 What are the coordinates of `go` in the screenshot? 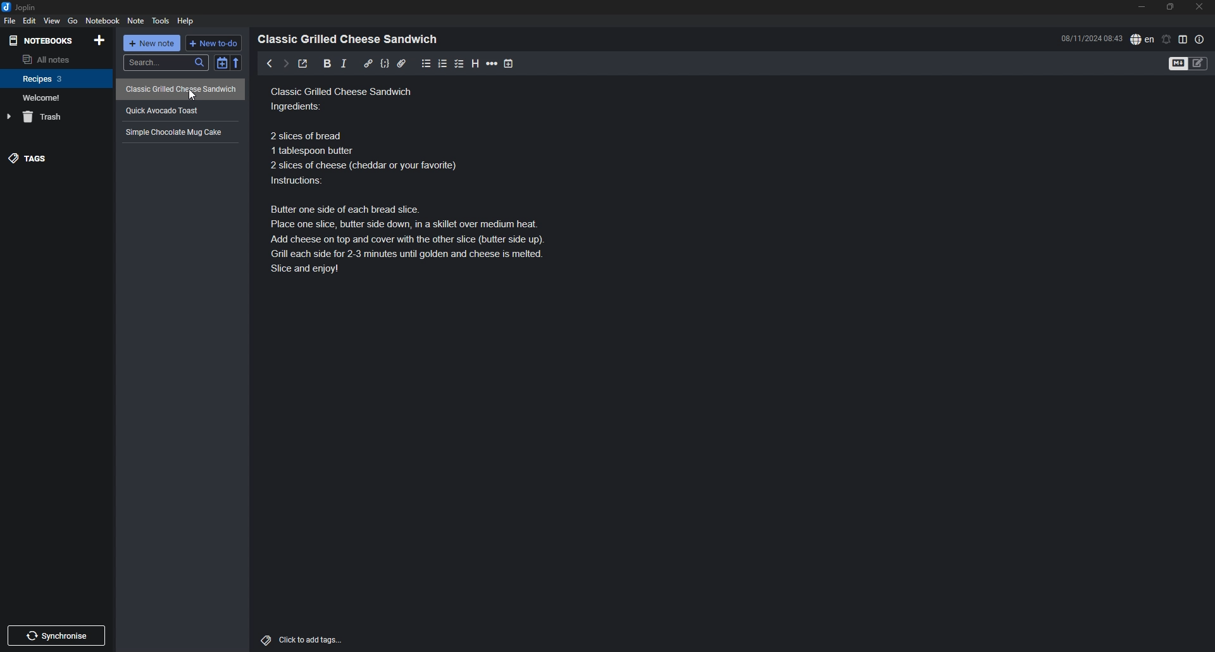 It's located at (73, 20).